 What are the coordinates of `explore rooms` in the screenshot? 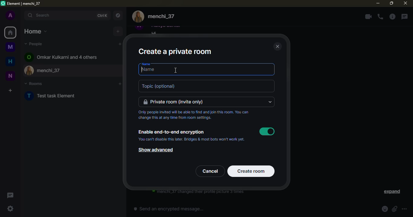 It's located at (118, 15).